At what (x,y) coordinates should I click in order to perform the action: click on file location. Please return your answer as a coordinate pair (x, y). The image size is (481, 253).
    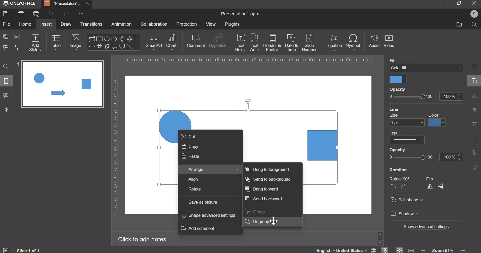
    Looking at the image, I should click on (459, 24).